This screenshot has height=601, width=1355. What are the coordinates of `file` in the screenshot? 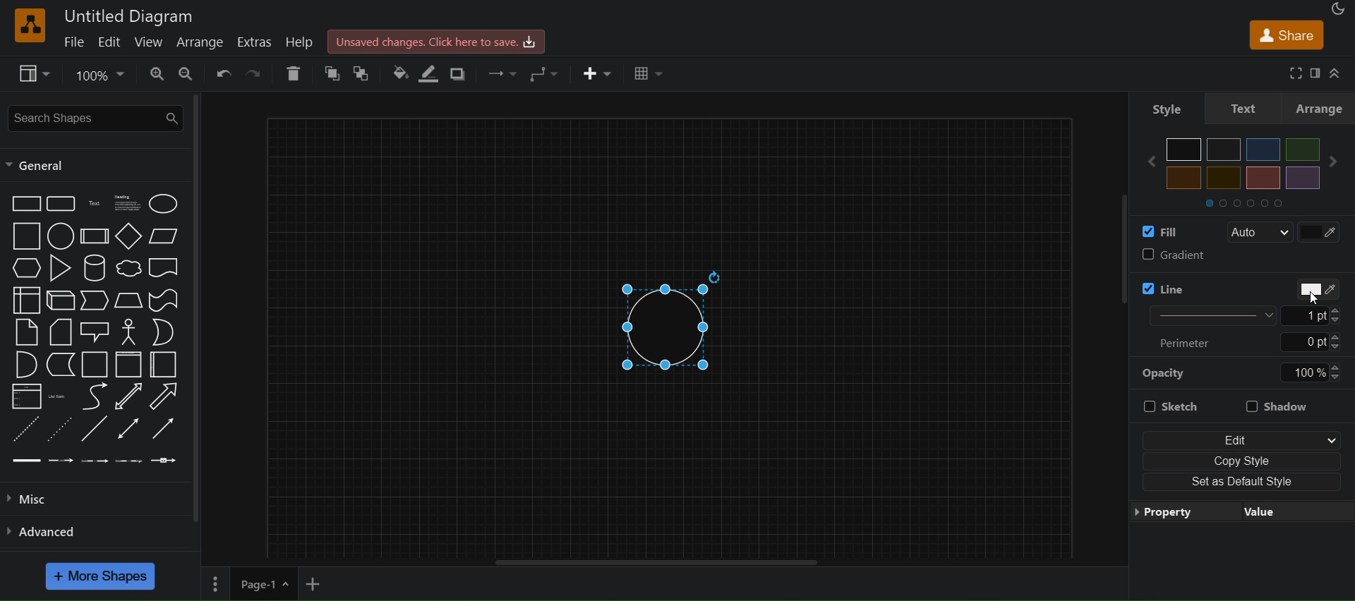 It's located at (76, 41).